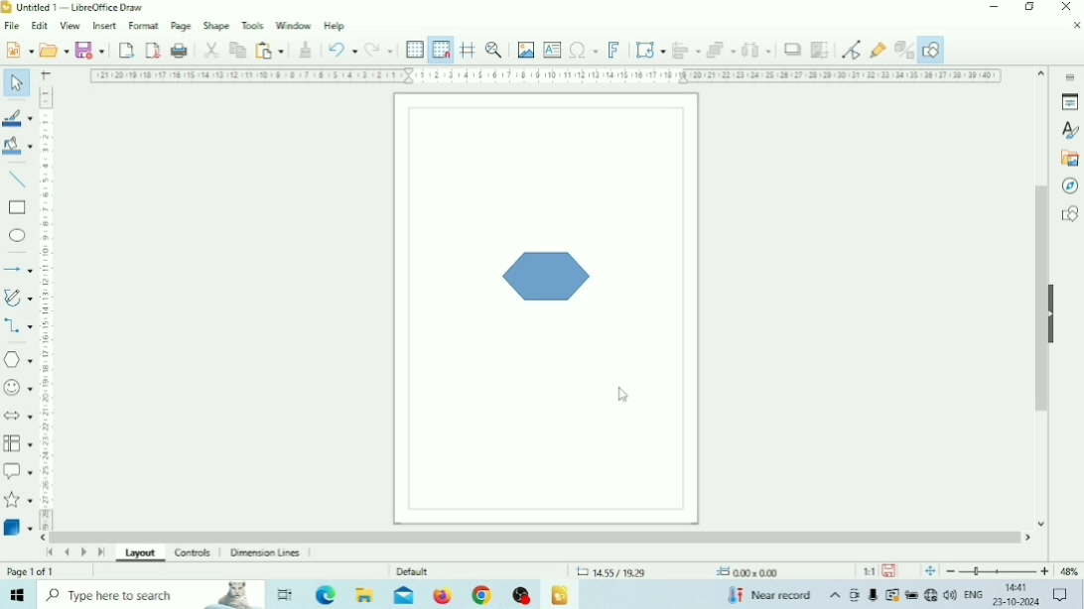 This screenshot has height=609, width=1084. I want to click on Open, so click(54, 50).